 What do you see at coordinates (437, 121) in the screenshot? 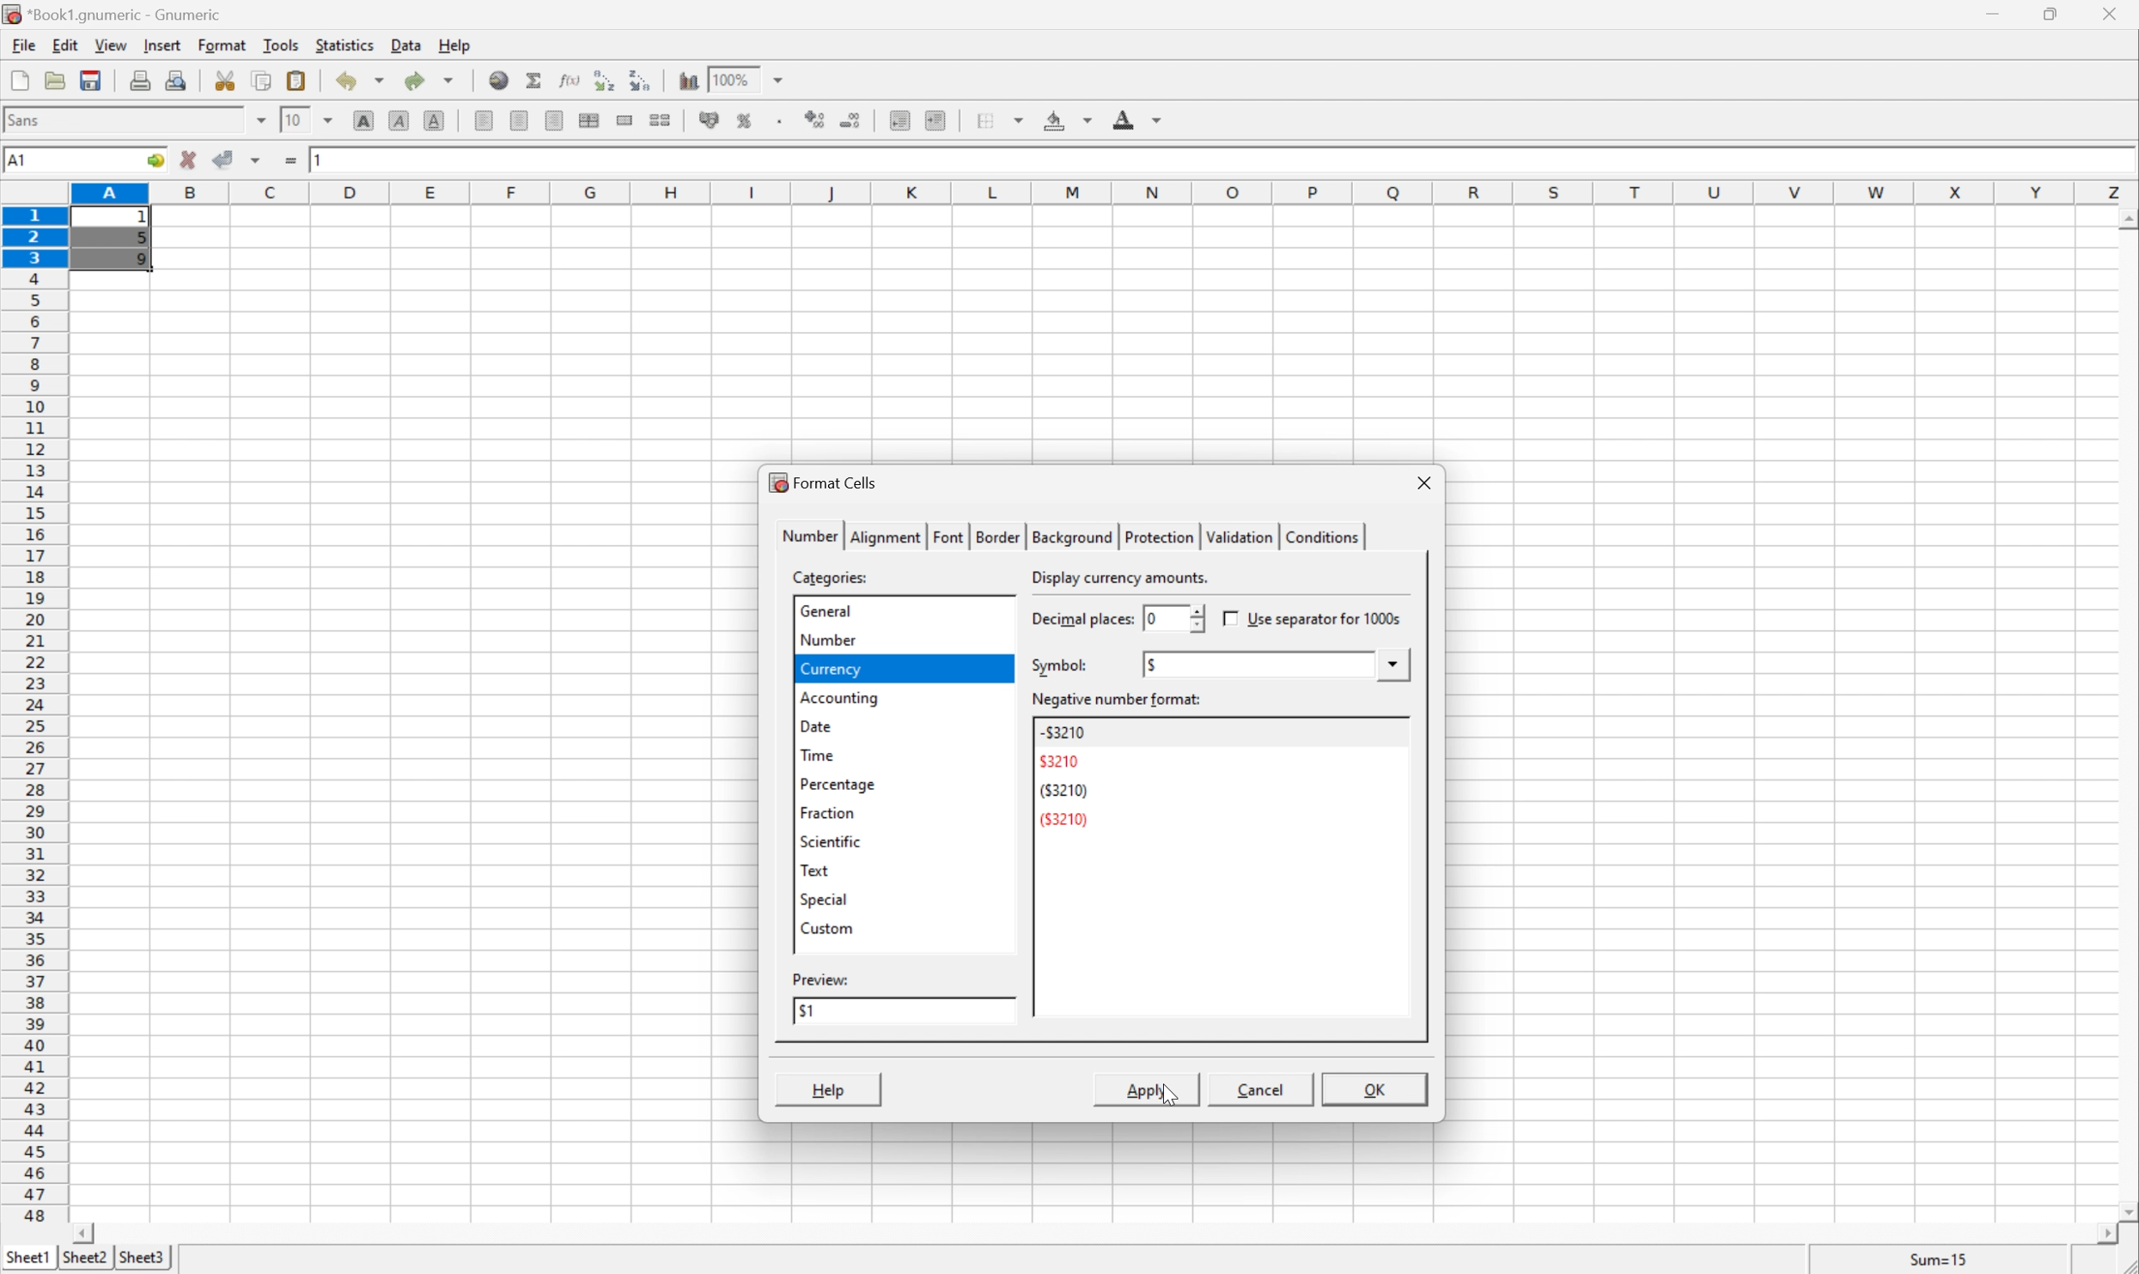
I see `underline` at bounding box center [437, 121].